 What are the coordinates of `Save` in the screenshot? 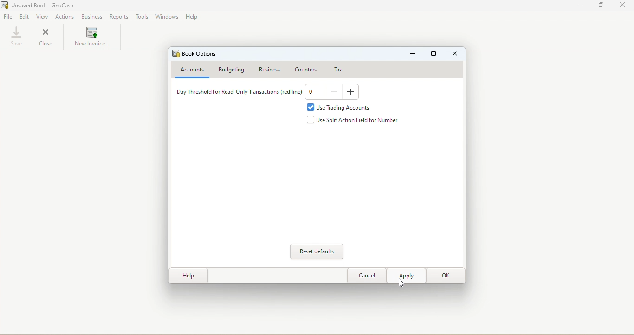 It's located at (14, 36).